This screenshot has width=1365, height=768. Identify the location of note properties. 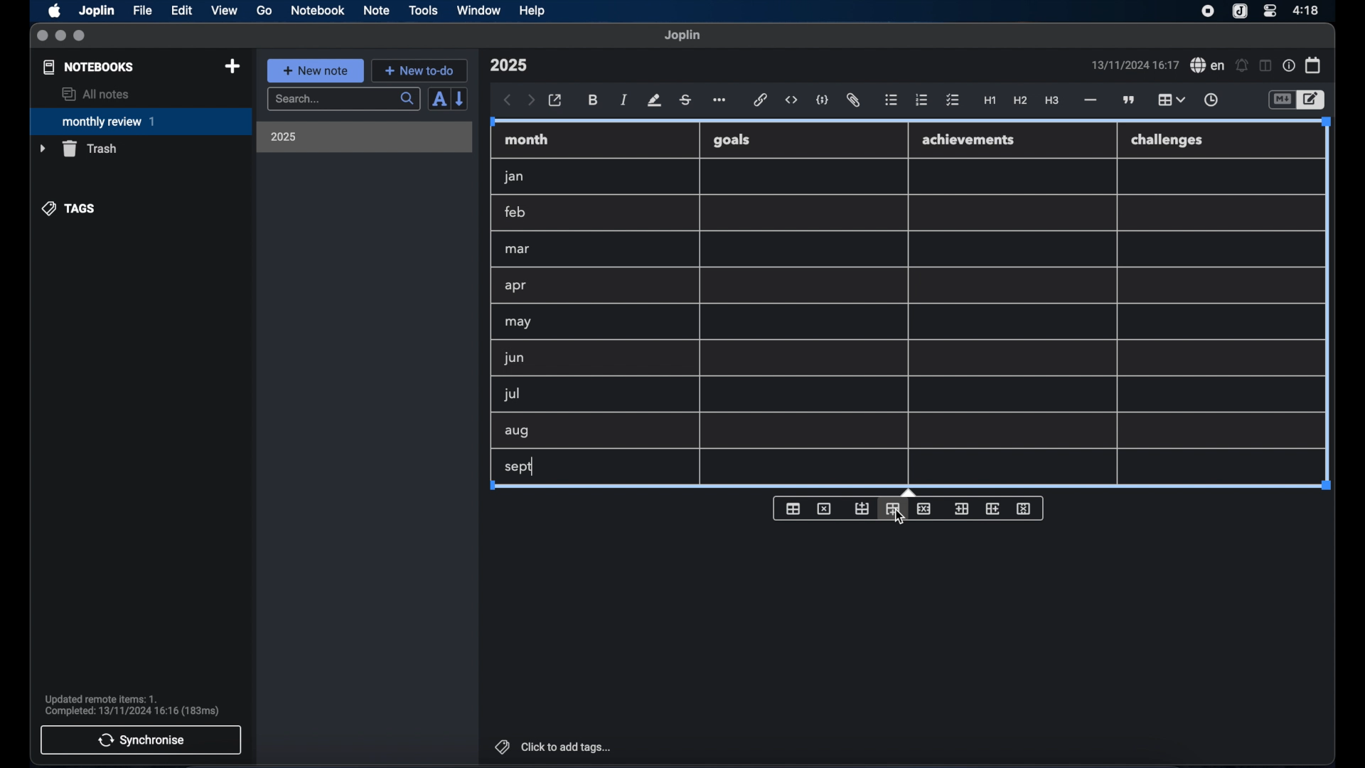
(1289, 66).